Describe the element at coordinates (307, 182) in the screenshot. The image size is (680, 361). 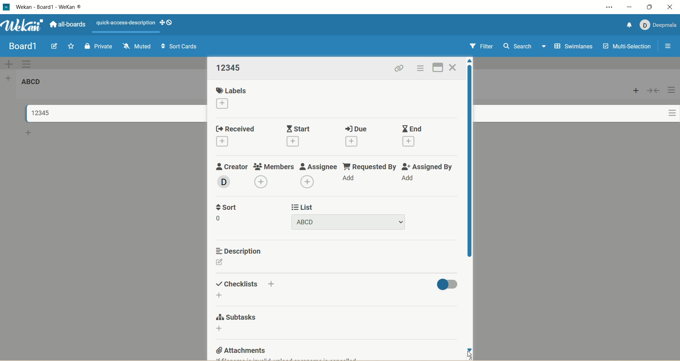
I see `add` at that location.